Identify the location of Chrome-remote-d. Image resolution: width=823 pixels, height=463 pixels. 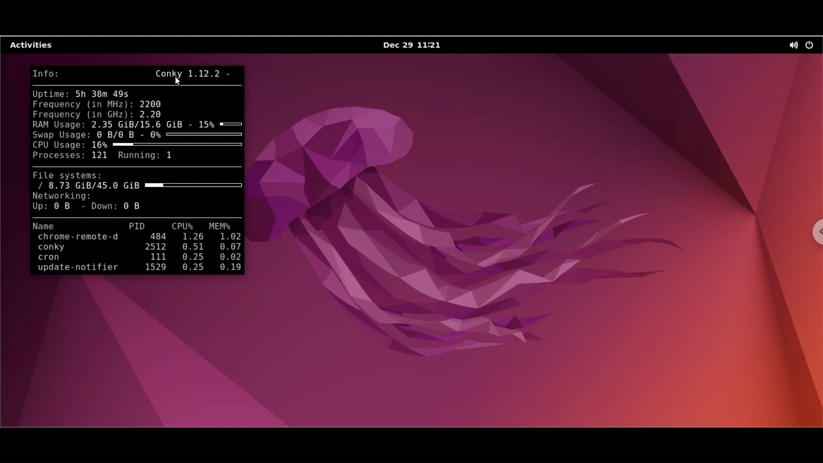
(76, 238).